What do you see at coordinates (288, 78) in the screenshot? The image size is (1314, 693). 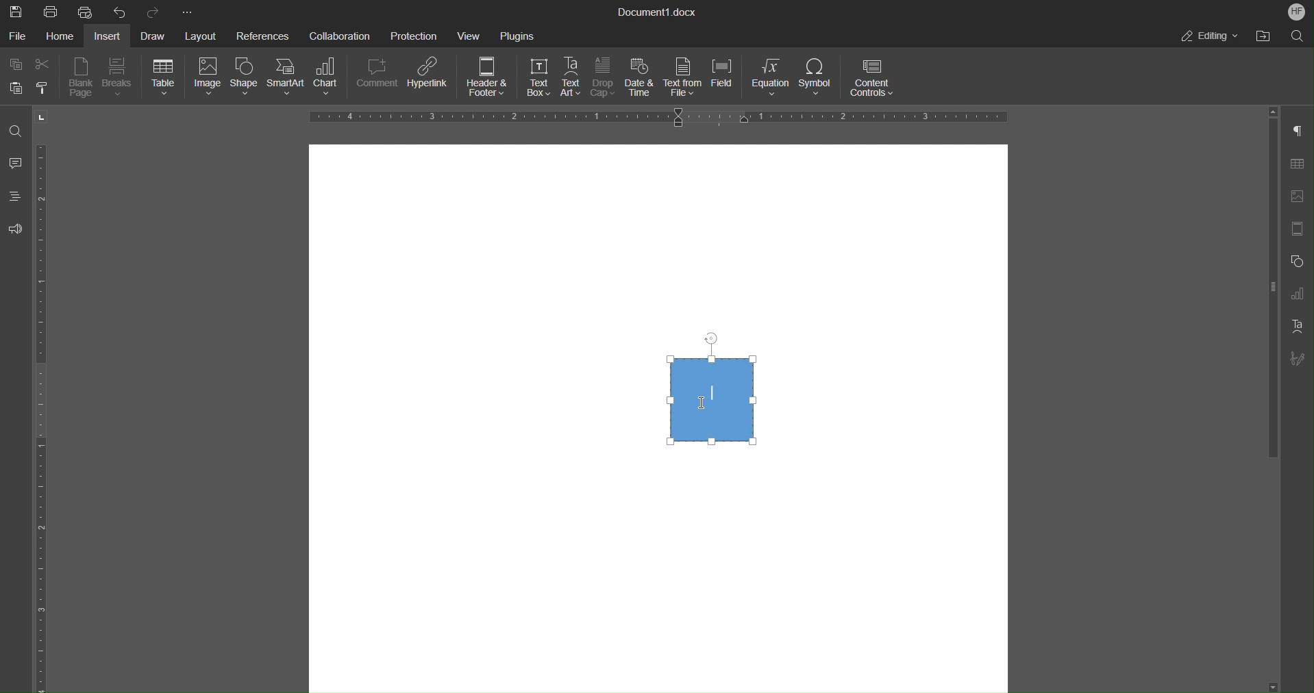 I see `SmartArt` at bounding box center [288, 78].